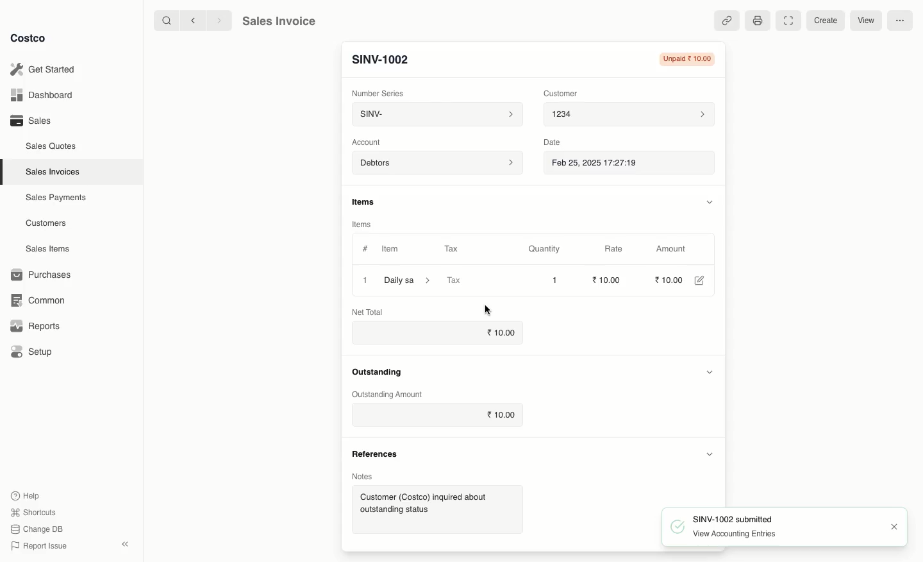 Image resolution: width=923 pixels, height=562 pixels. Describe the element at coordinates (219, 21) in the screenshot. I see `Forward` at that location.